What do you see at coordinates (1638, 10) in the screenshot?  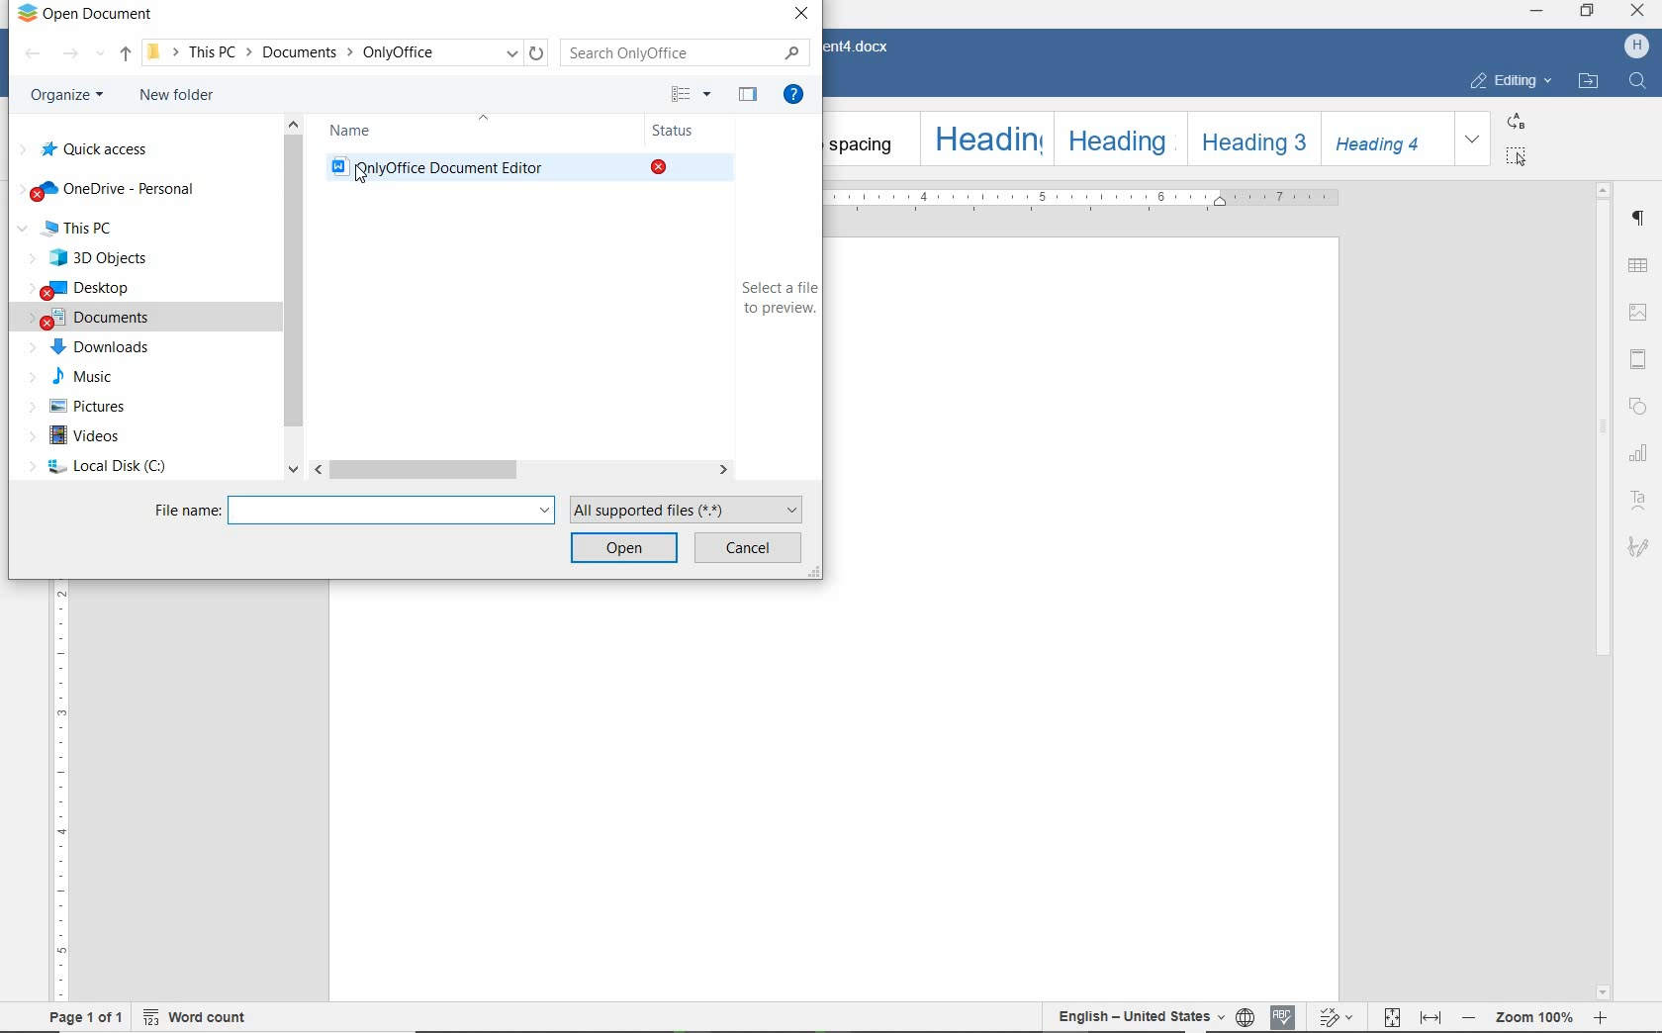 I see `close` at bounding box center [1638, 10].